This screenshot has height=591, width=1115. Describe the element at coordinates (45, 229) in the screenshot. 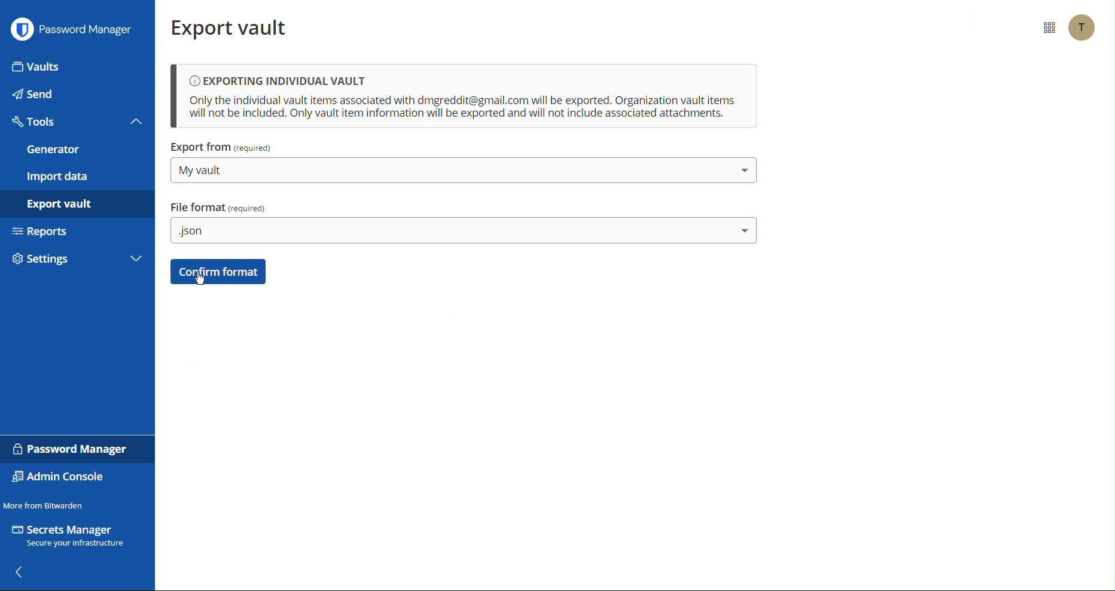

I see `Reports` at that location.